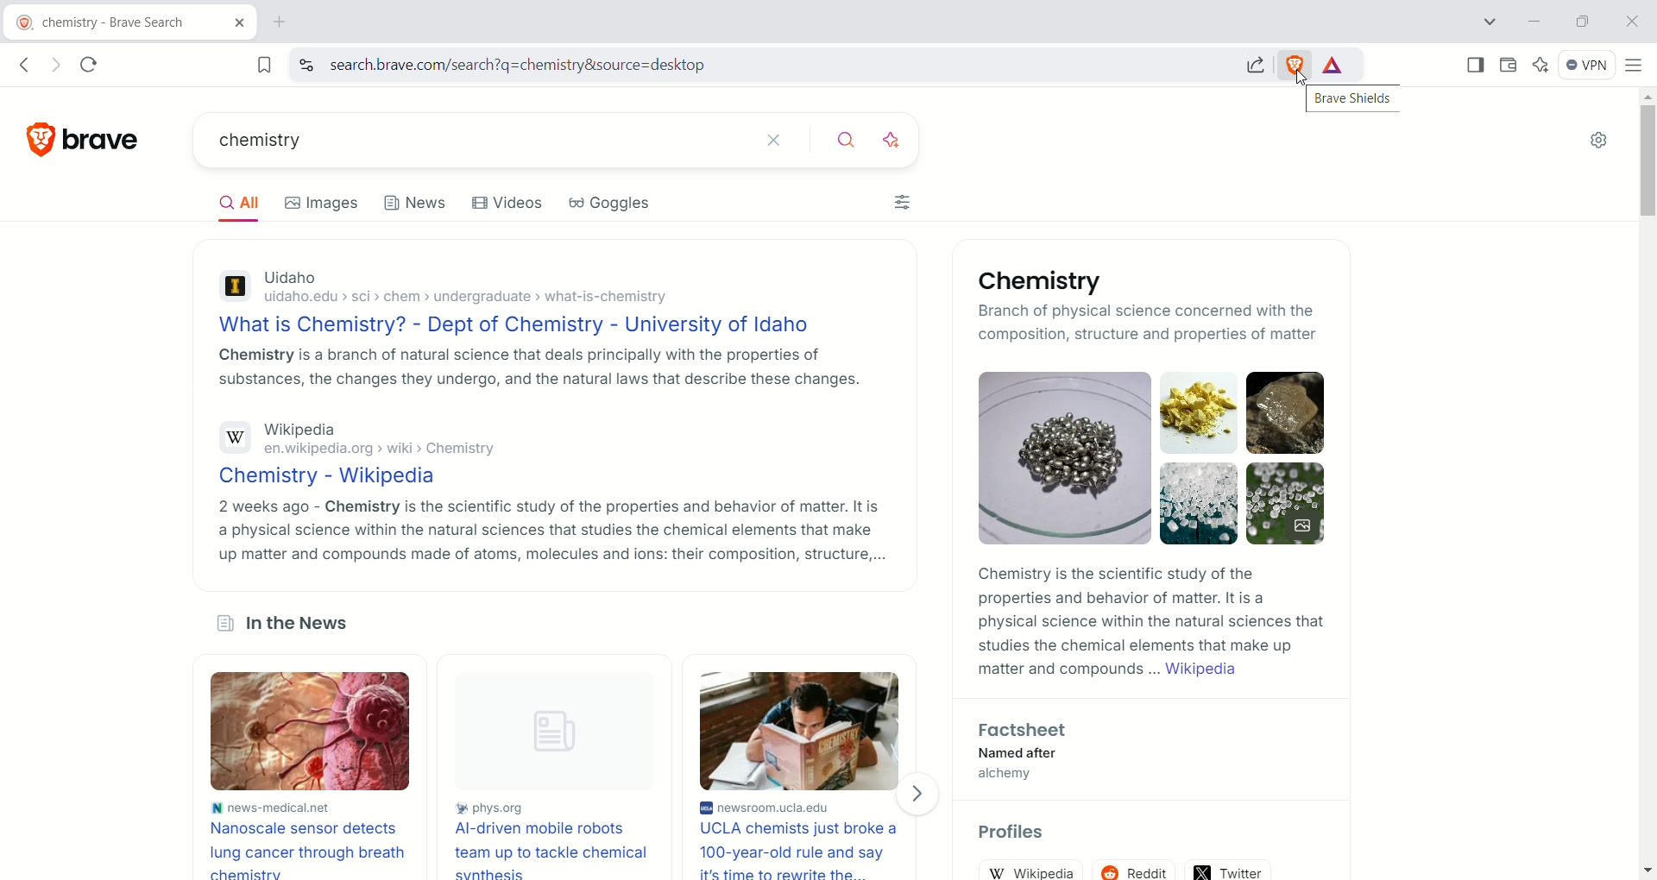  I want to click on search, so click(847, 142).